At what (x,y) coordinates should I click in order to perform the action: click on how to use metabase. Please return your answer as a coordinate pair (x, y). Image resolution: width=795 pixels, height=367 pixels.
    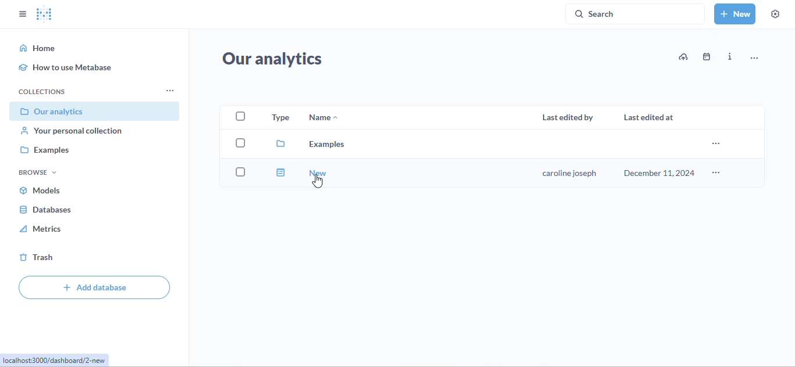
    Looking at the image, I should click on (66, 67).